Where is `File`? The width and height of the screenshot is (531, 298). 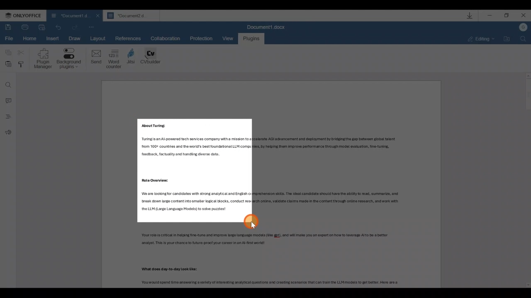
File is located at coordinates (10, 39).